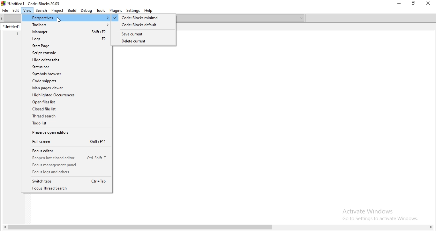 Image resolution: width=436 pixels, height=231 pixels. Describe the element at coordinates (59, 21) in the screenshot. I see `cursor` at that location.